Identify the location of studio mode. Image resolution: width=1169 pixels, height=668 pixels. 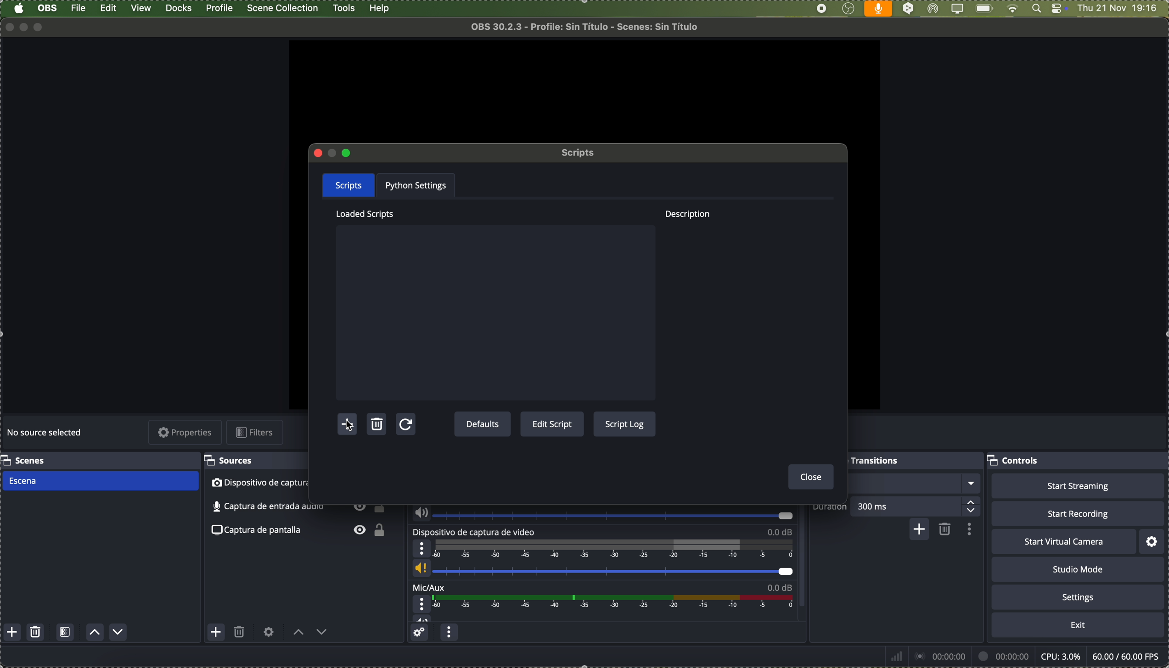
(1078, 569).